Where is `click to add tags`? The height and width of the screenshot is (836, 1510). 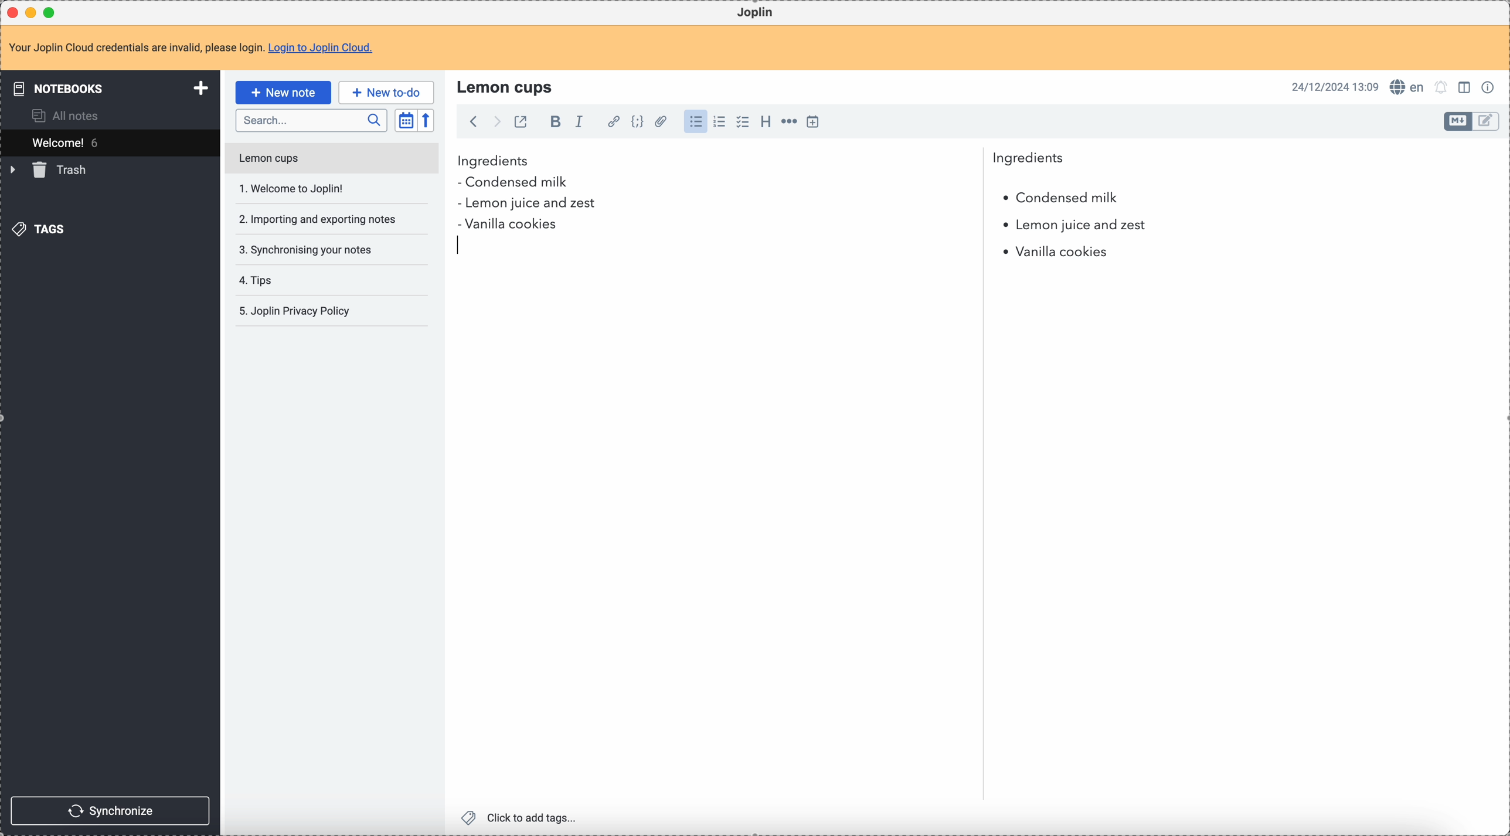
click to add tags is located at coordinates (522, 817).